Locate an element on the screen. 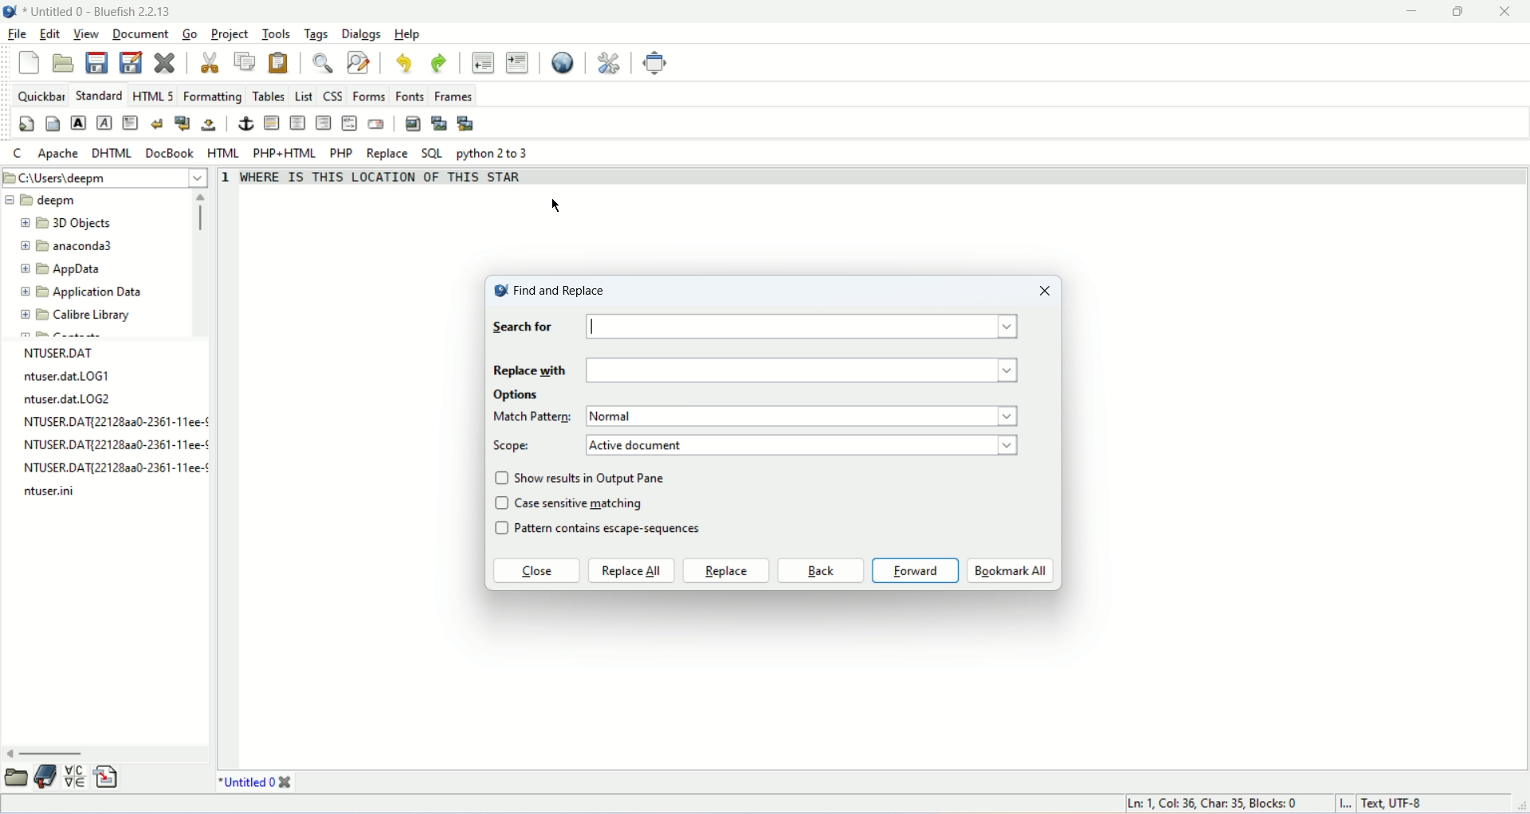  show results in Output pane is located at coordinates (594, 477).